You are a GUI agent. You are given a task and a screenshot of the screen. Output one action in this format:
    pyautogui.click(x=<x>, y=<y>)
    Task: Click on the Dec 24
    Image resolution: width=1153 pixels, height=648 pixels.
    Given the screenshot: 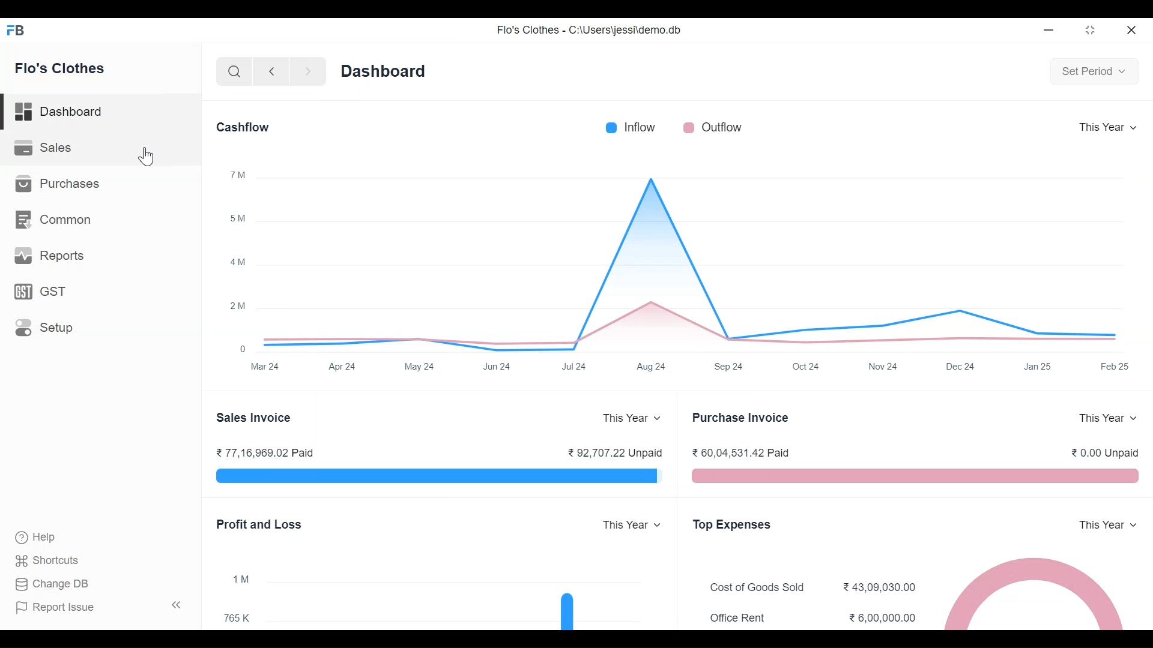 What is the action you would take?
    pyautogui.click(x=960, y=365)
    